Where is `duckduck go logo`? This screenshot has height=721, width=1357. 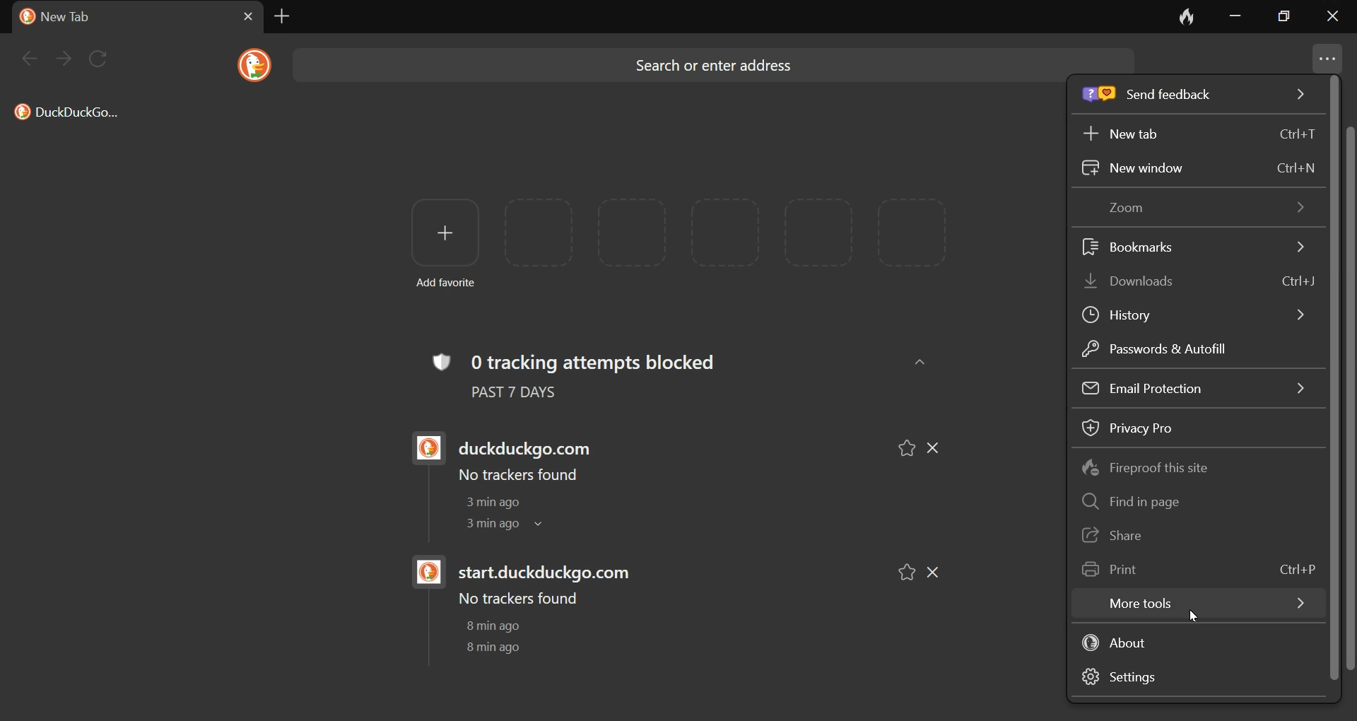 duckduck go logo is located at coordinates (425, 573).